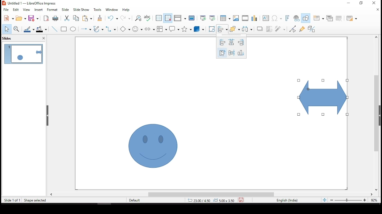 The image size is (382, 214). Describe the element at coordinates (98, 29) in the screenshot. I see `curves and polygons` at that location.